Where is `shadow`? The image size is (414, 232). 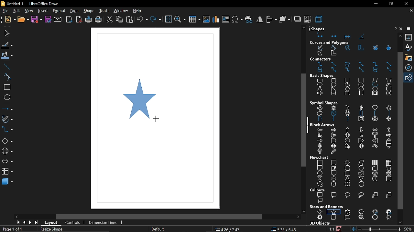
shadow is located at coordinates (298, 20).